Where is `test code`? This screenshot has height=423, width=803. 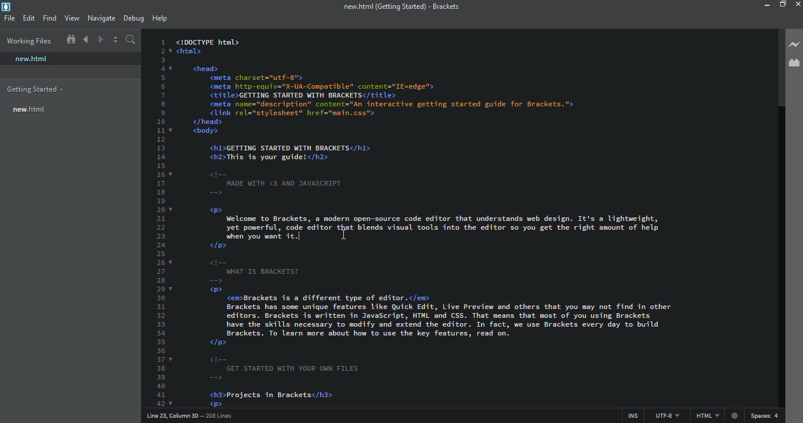 test code is located at coordinates (443, 333).